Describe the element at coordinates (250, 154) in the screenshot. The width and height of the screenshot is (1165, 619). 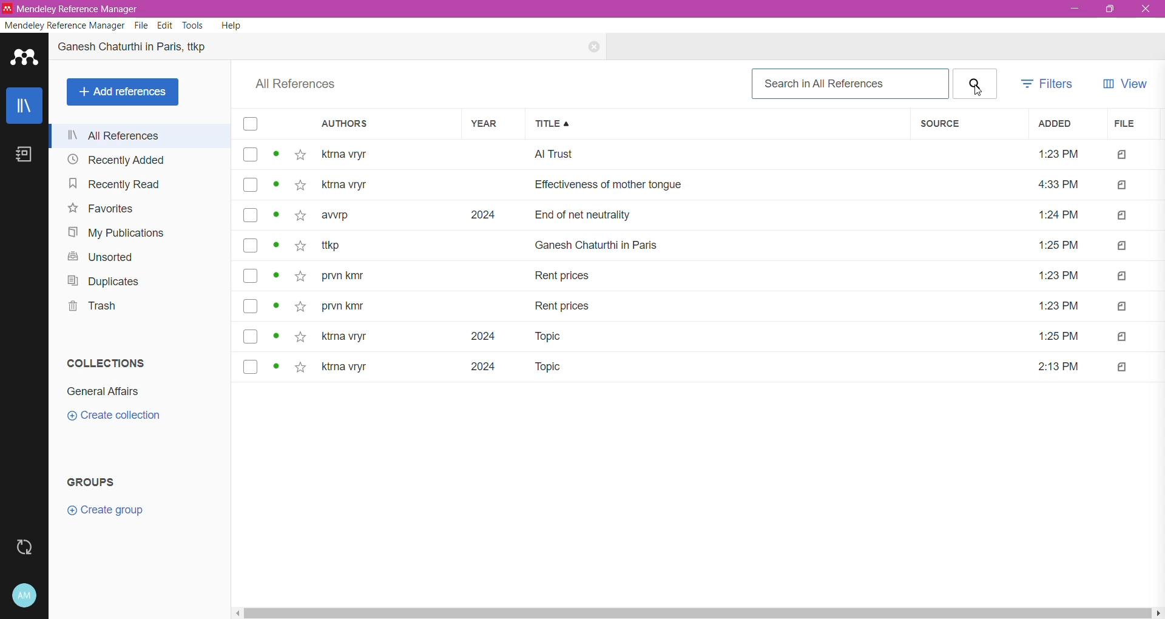
I see `select reference ` at that location.